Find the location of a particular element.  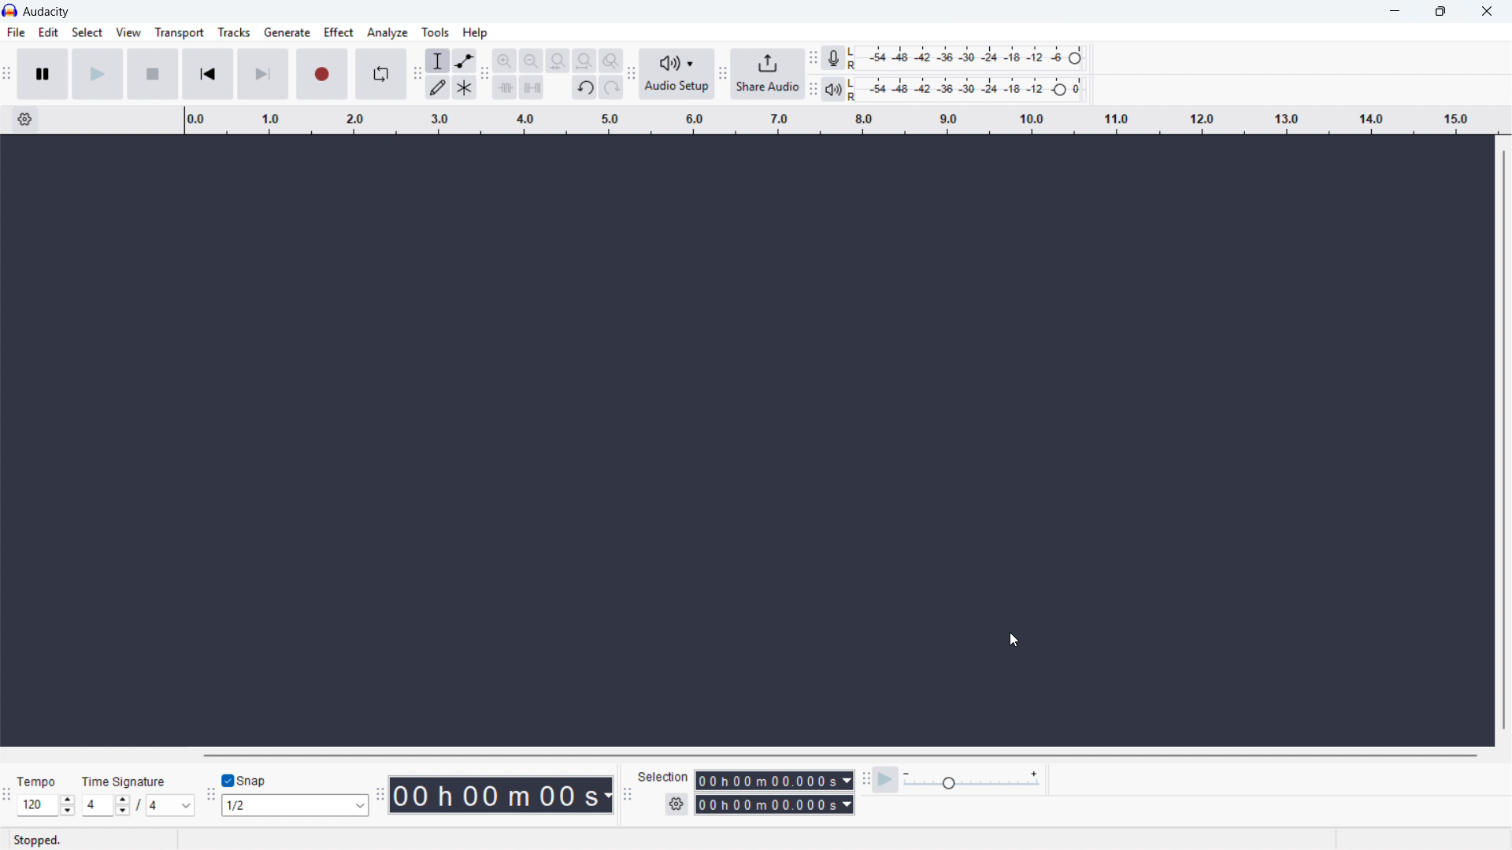

transport is located at coordinates (180, 32).